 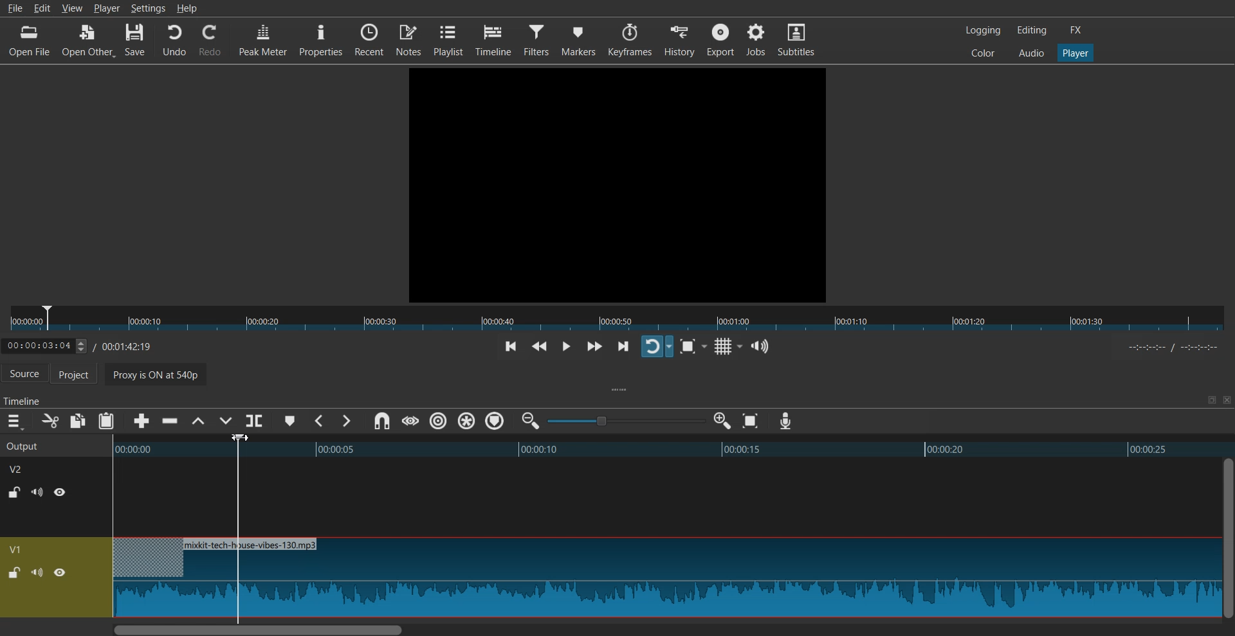 What do you see at coordinates (290, 421) in the screenshot?
I see `Add marker` at bounding box center [290, 421].